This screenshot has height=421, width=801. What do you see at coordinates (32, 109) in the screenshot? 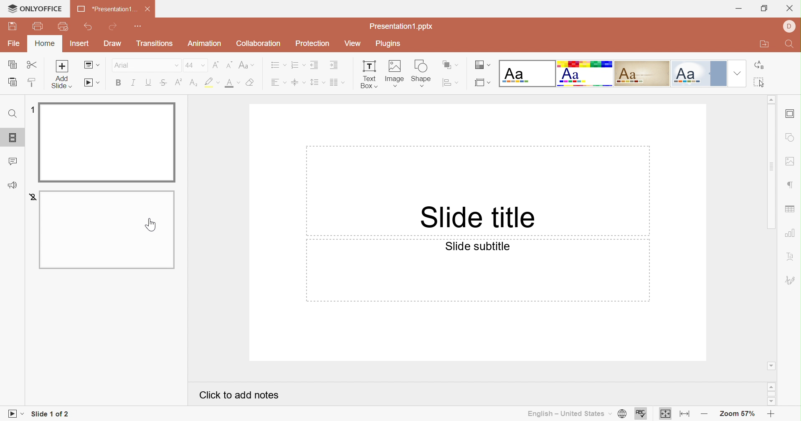
I see `1` at bounding box center [32, 109].